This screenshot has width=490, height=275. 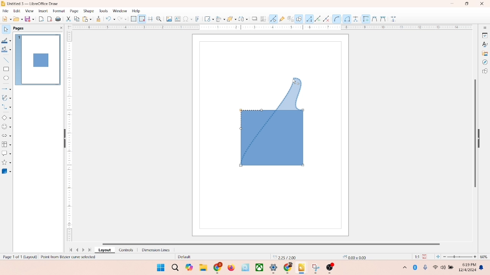 What do you see at coordinates (28, 11) in the screenshot?
I see `view` at bounding box center [28, 11].